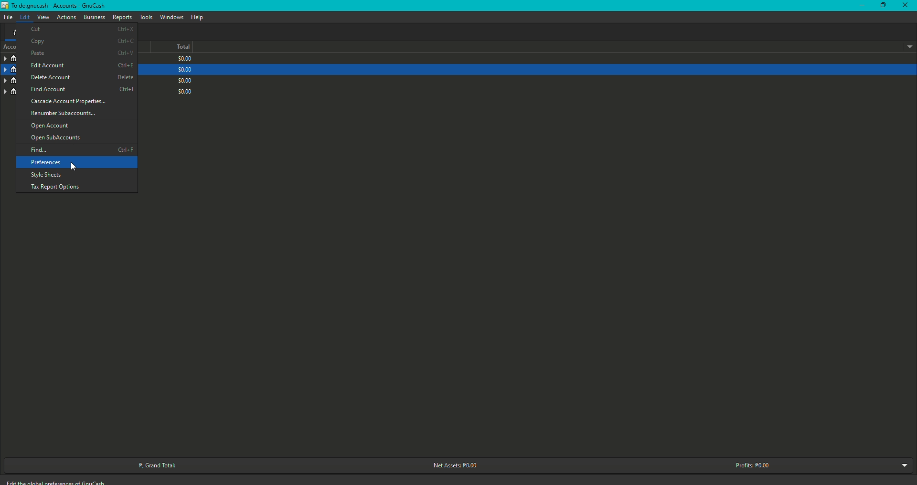 The image size is (917, 485). What do you see at coordinates (187, 91) in the screenshot?
I see `$0` at bounding box center [187, 91].